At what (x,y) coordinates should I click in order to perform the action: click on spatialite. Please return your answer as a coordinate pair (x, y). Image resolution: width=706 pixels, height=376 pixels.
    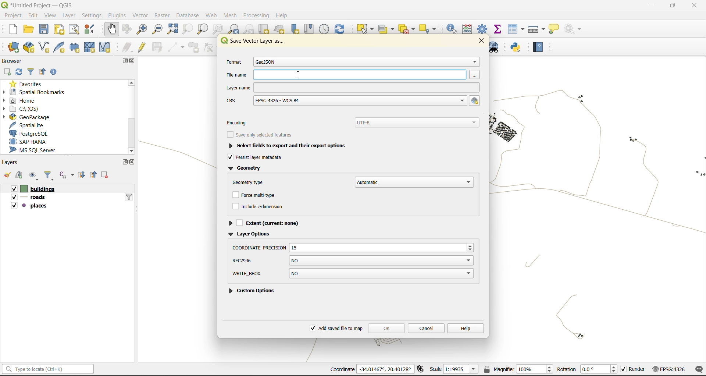
    Looking at the image, I should click on (30, 126).